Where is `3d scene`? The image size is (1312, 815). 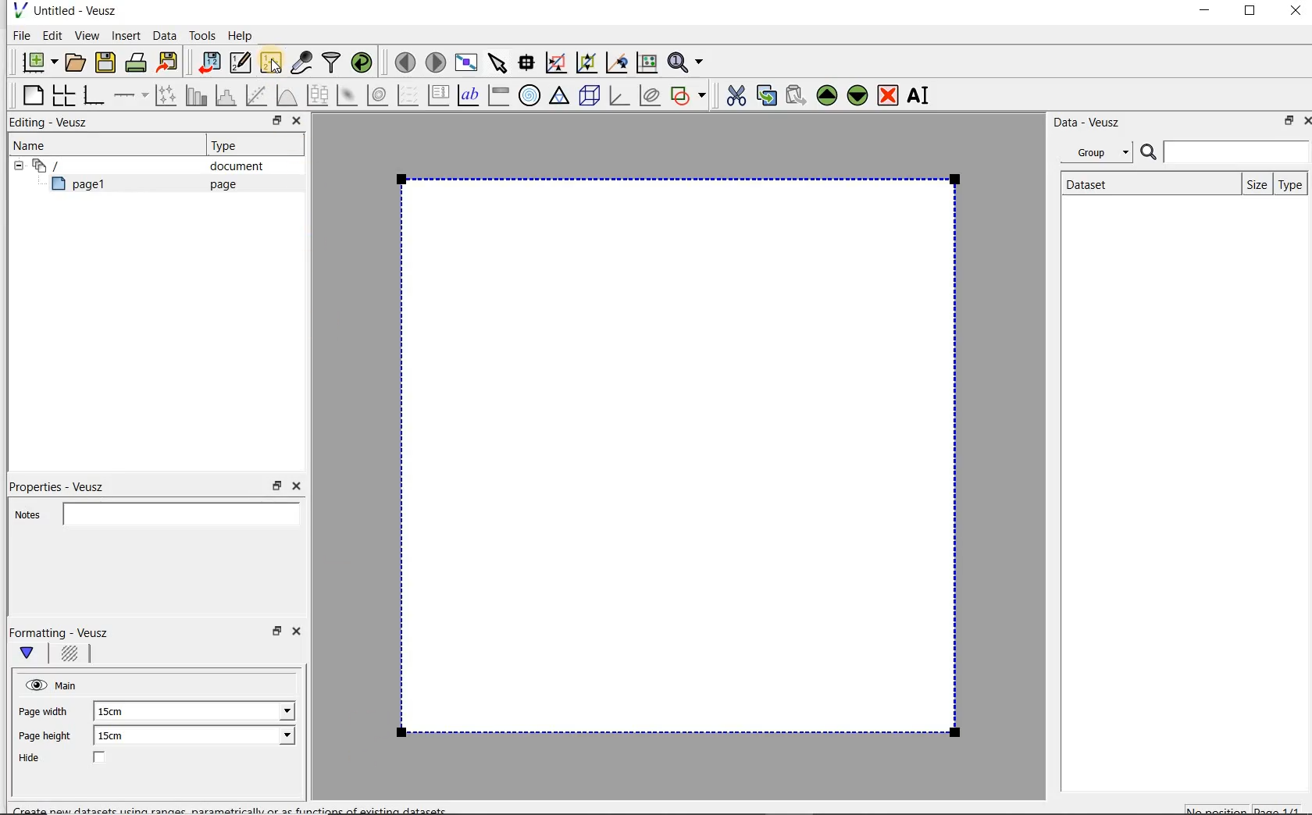
3d scene is located at coordinates (590, 97).